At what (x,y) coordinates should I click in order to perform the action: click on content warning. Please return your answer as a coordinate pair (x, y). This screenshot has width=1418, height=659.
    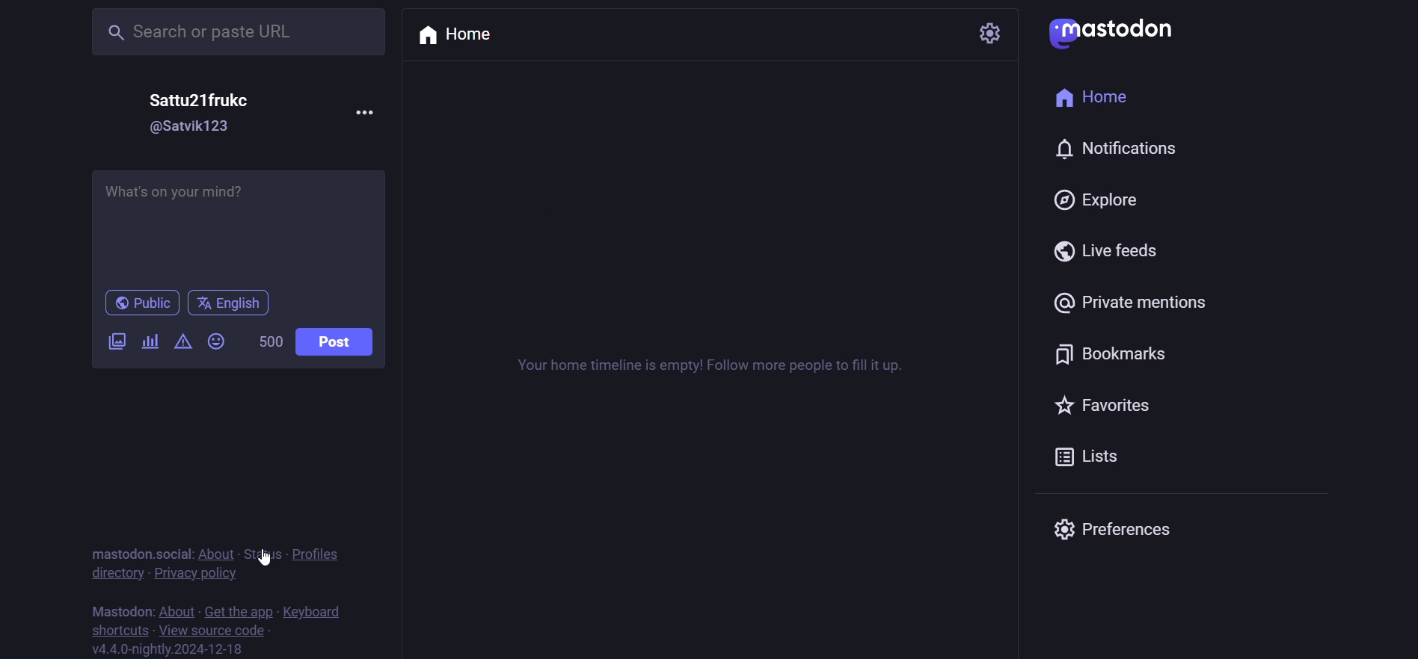
    Looking at the image, I should click on (179, 341).